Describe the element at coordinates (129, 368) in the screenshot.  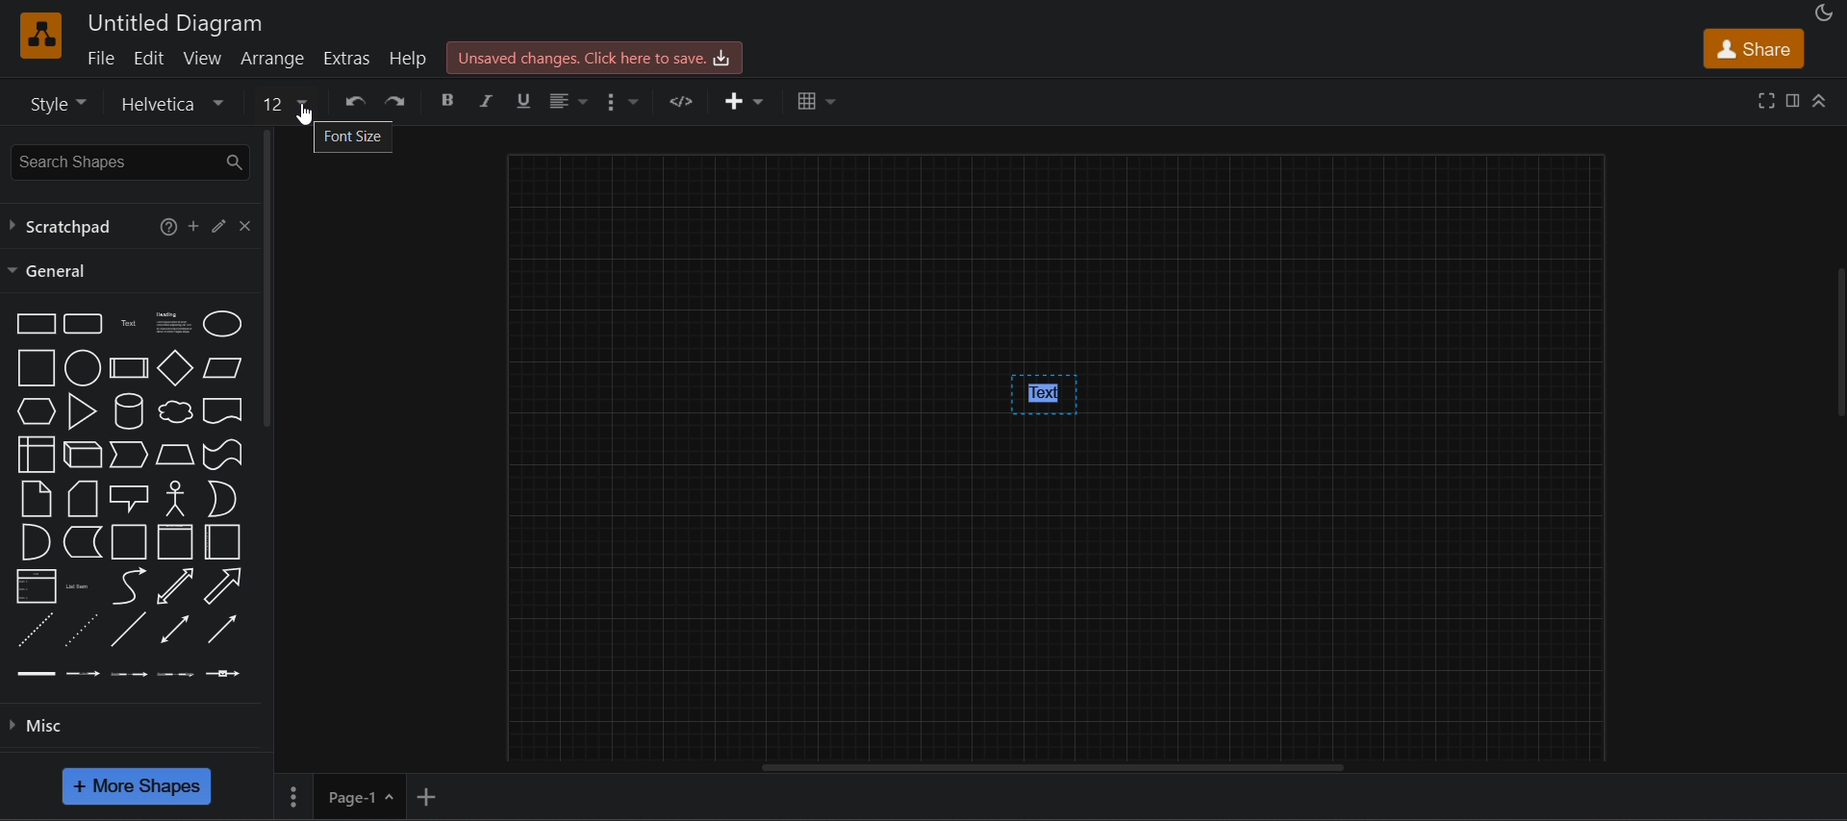
I see `Process` at that location.